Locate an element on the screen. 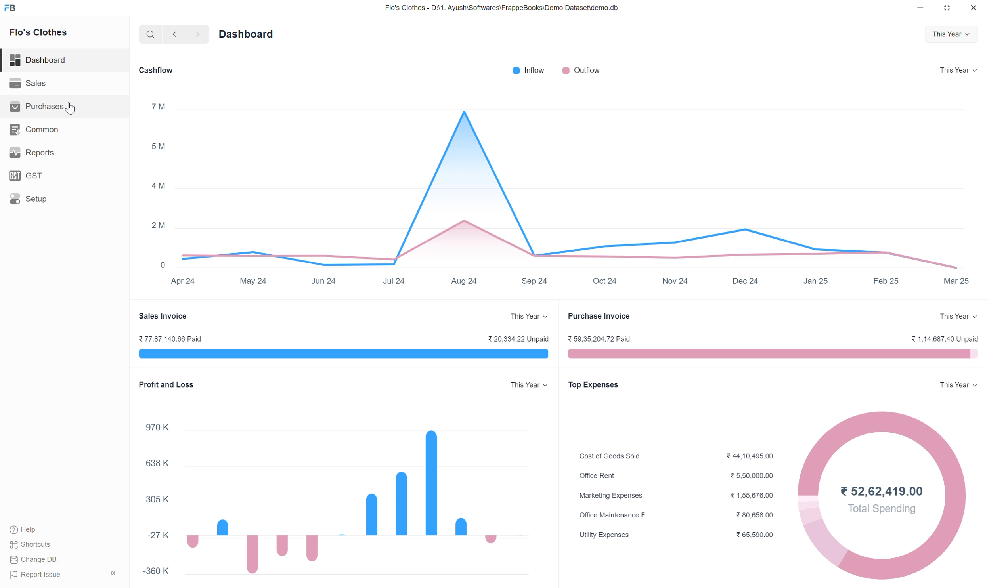  sep 24 is located at coordinates (536, 281).